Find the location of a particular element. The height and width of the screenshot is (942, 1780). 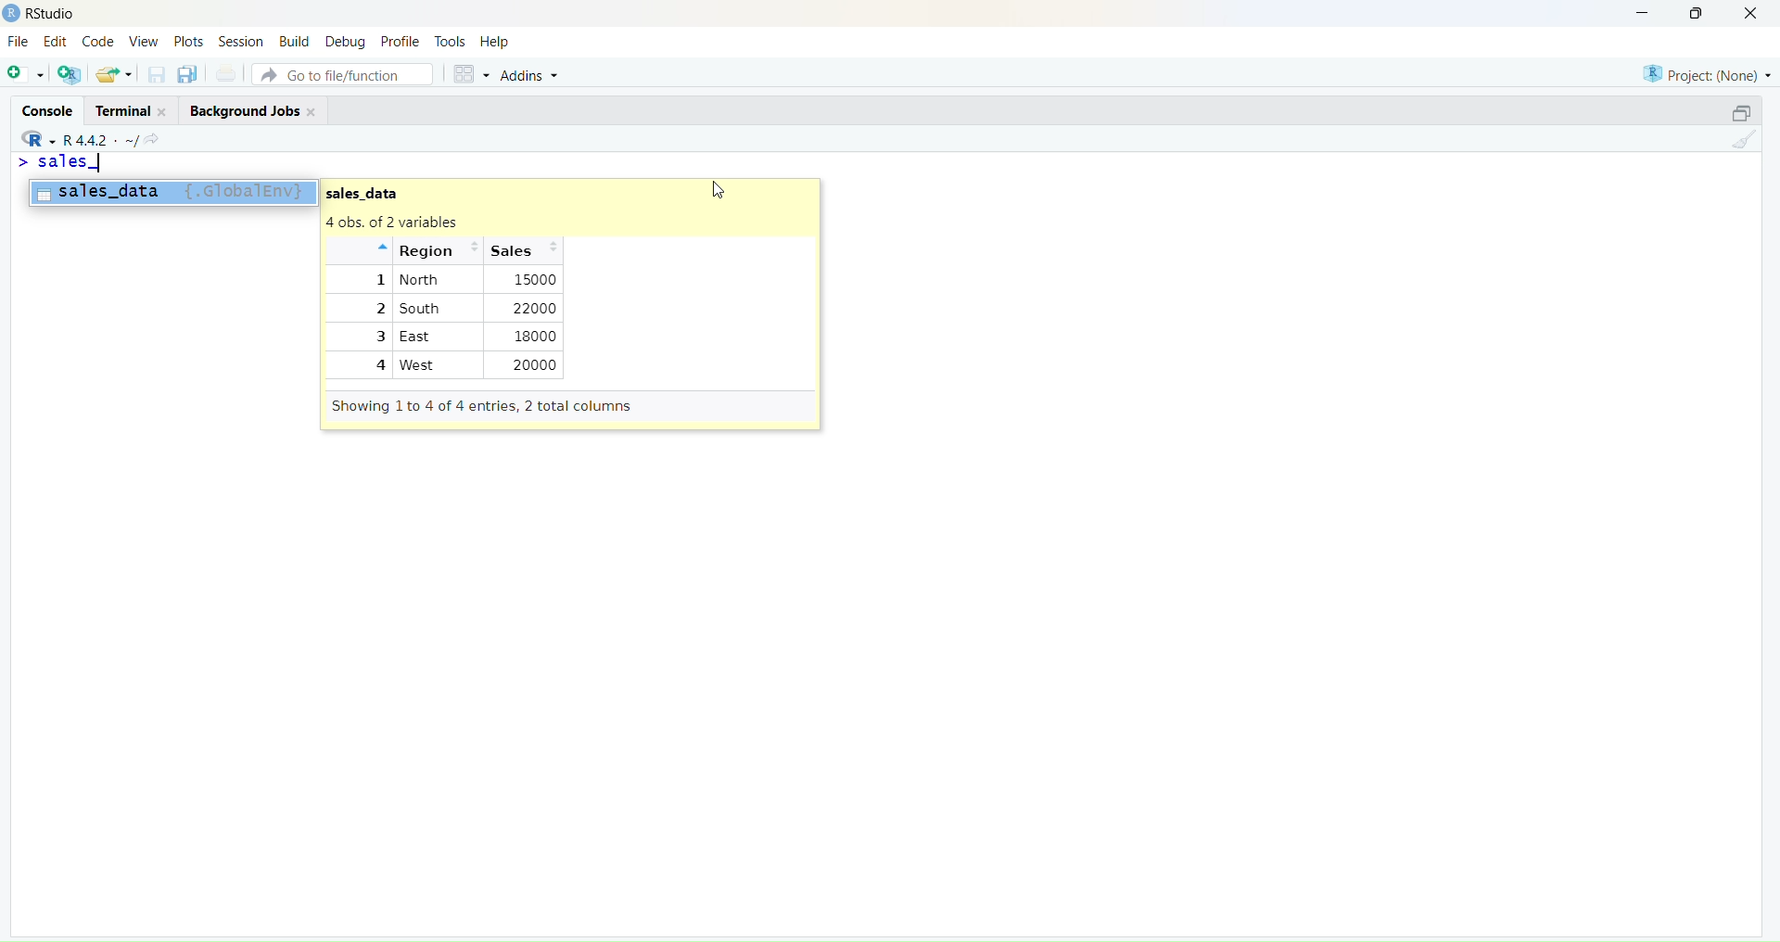

maximise is located at coordinates (1732, 111).